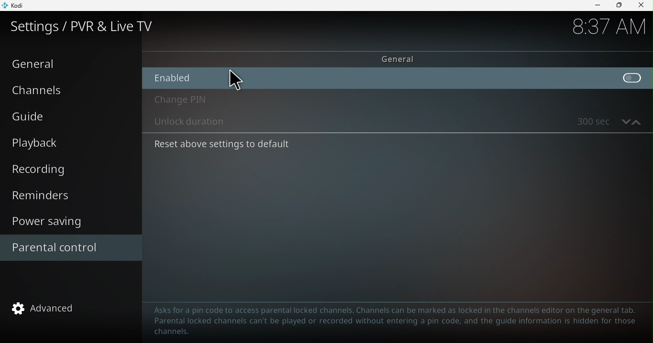 The height and width of the screenshot is (343, 653). What do you see at coordinates (233, 78) in the screenshot?
I see `cursor` at bounding box center [233, 78].